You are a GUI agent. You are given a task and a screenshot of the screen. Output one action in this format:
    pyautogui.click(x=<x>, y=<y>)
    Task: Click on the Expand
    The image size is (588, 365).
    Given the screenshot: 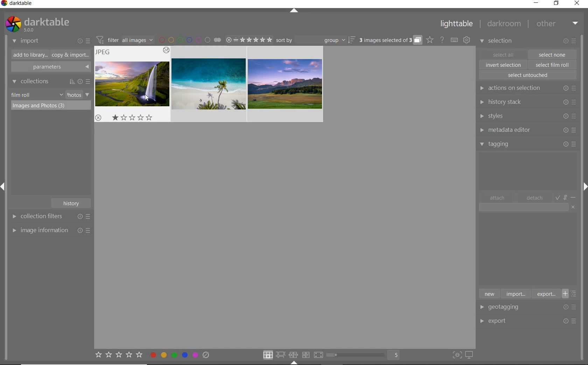 What is the action you would take?
    pyautogui.click(x=6, y=188)
    